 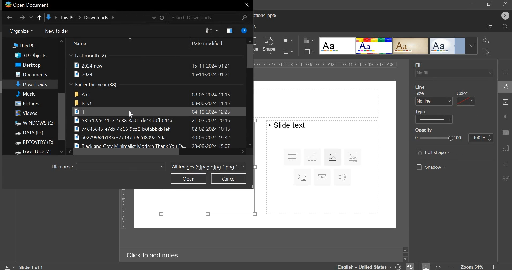 What do you see at coordinates (505, 117) in the screenshot?
I see `paragraph settings` at bounding box center [505, 117].